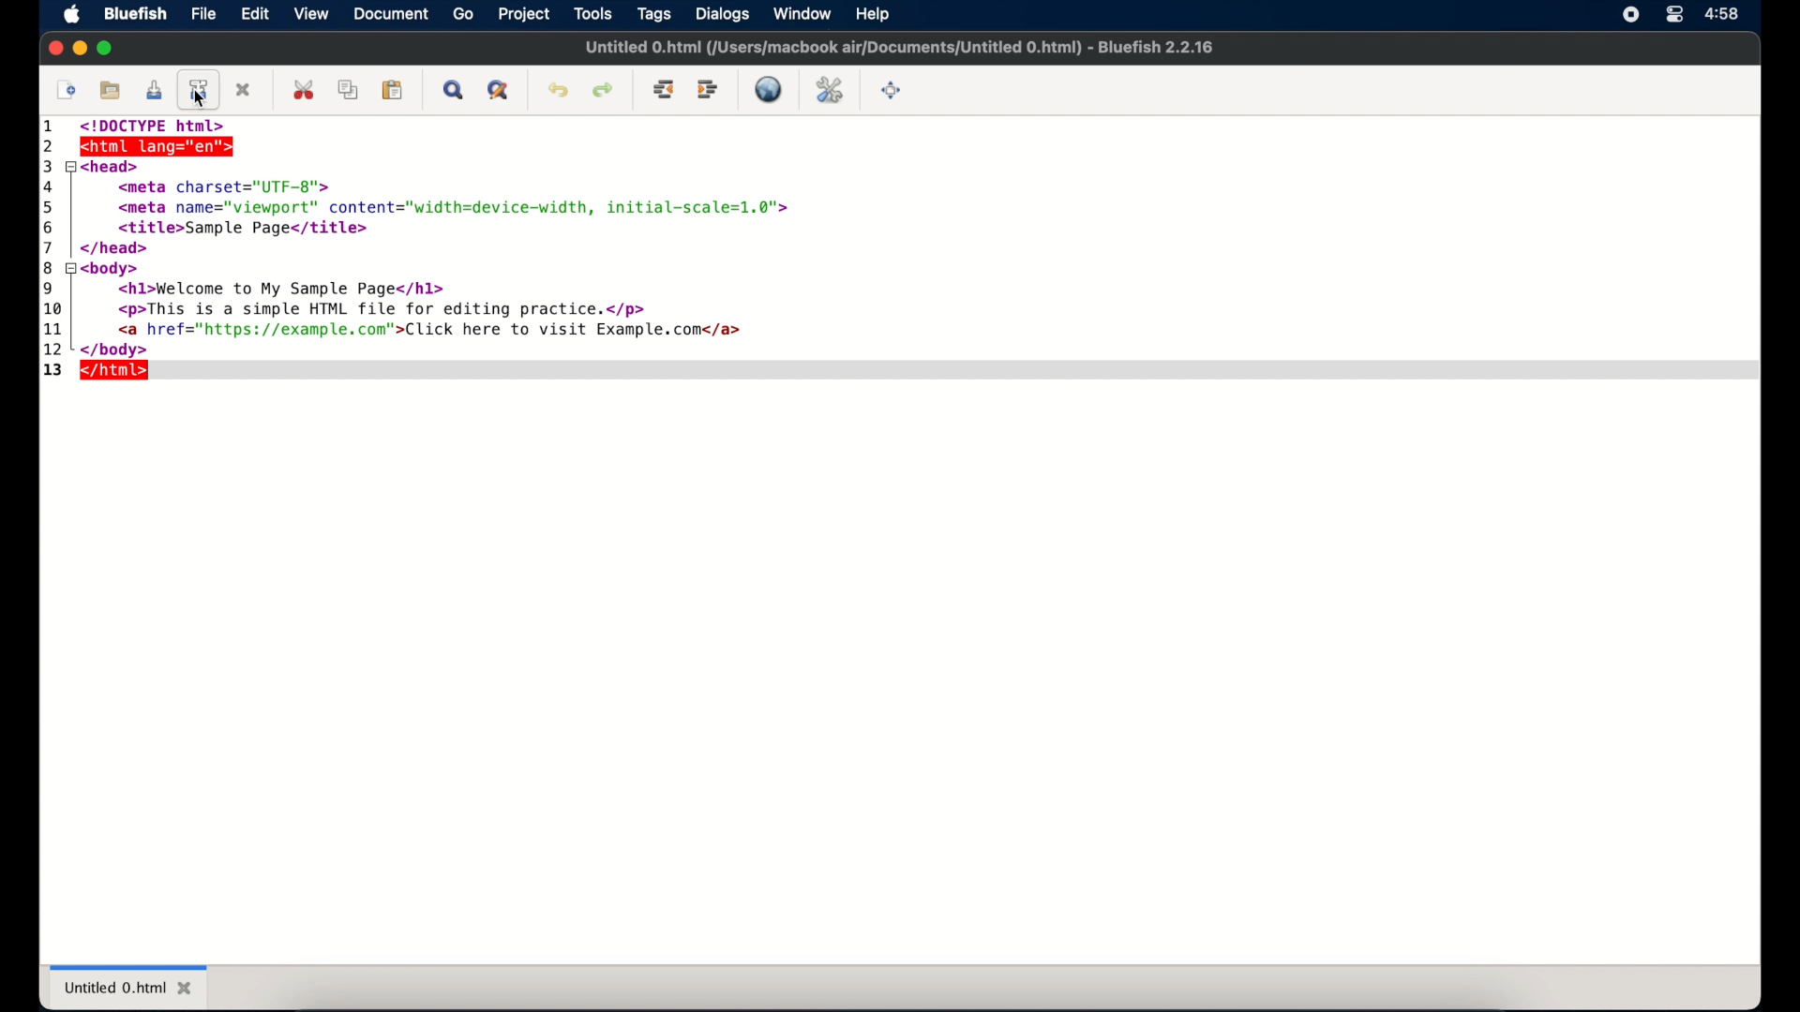 This screenshot has height=1012, width=1800. I want to click on <hl>Welcome to My Sample Page</hl>, so click(274, 288).